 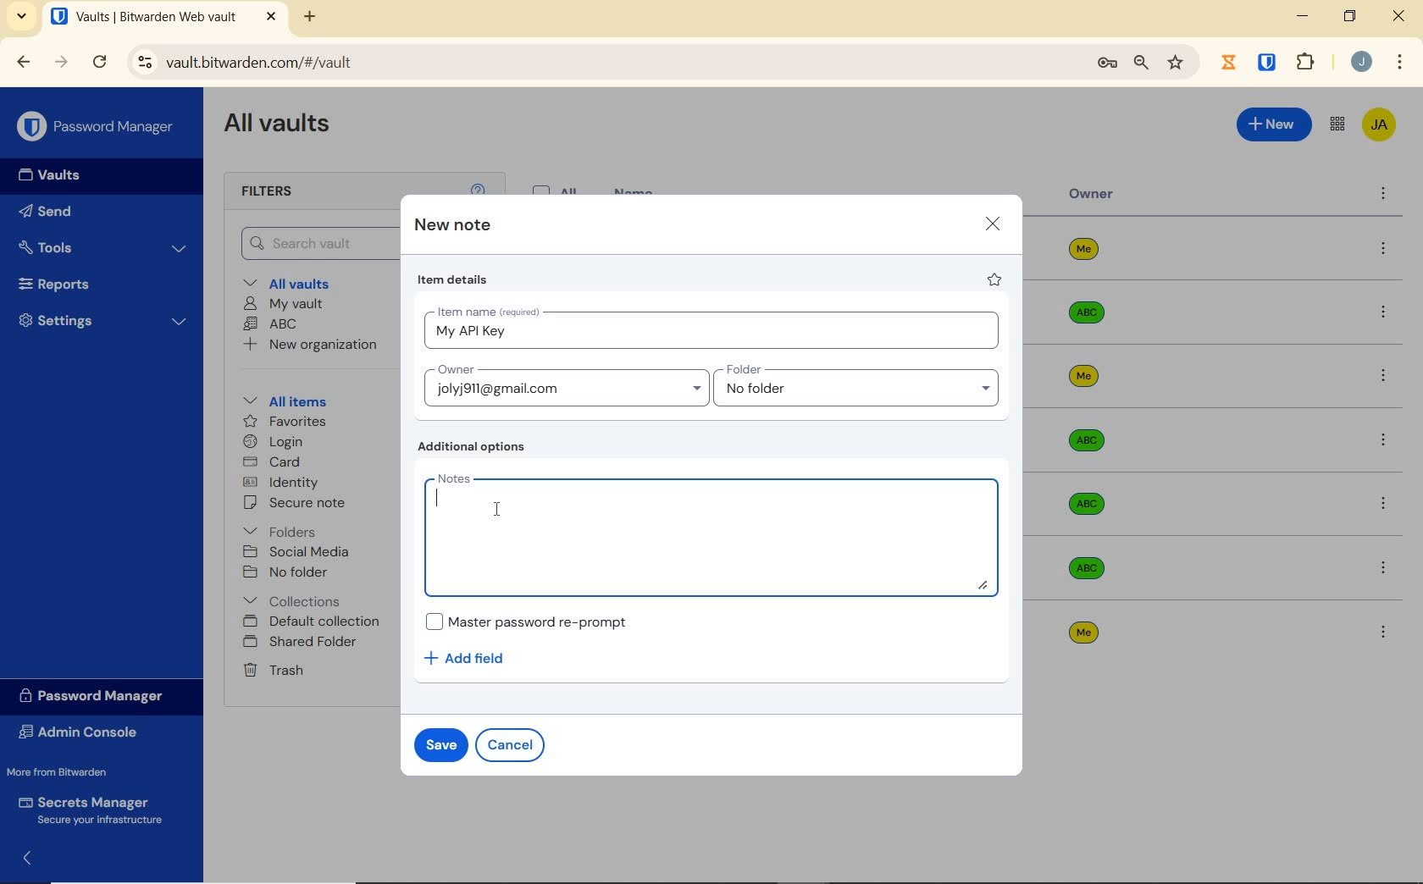 I want to click on Master password re-prompt, so click(x=526, y=622).